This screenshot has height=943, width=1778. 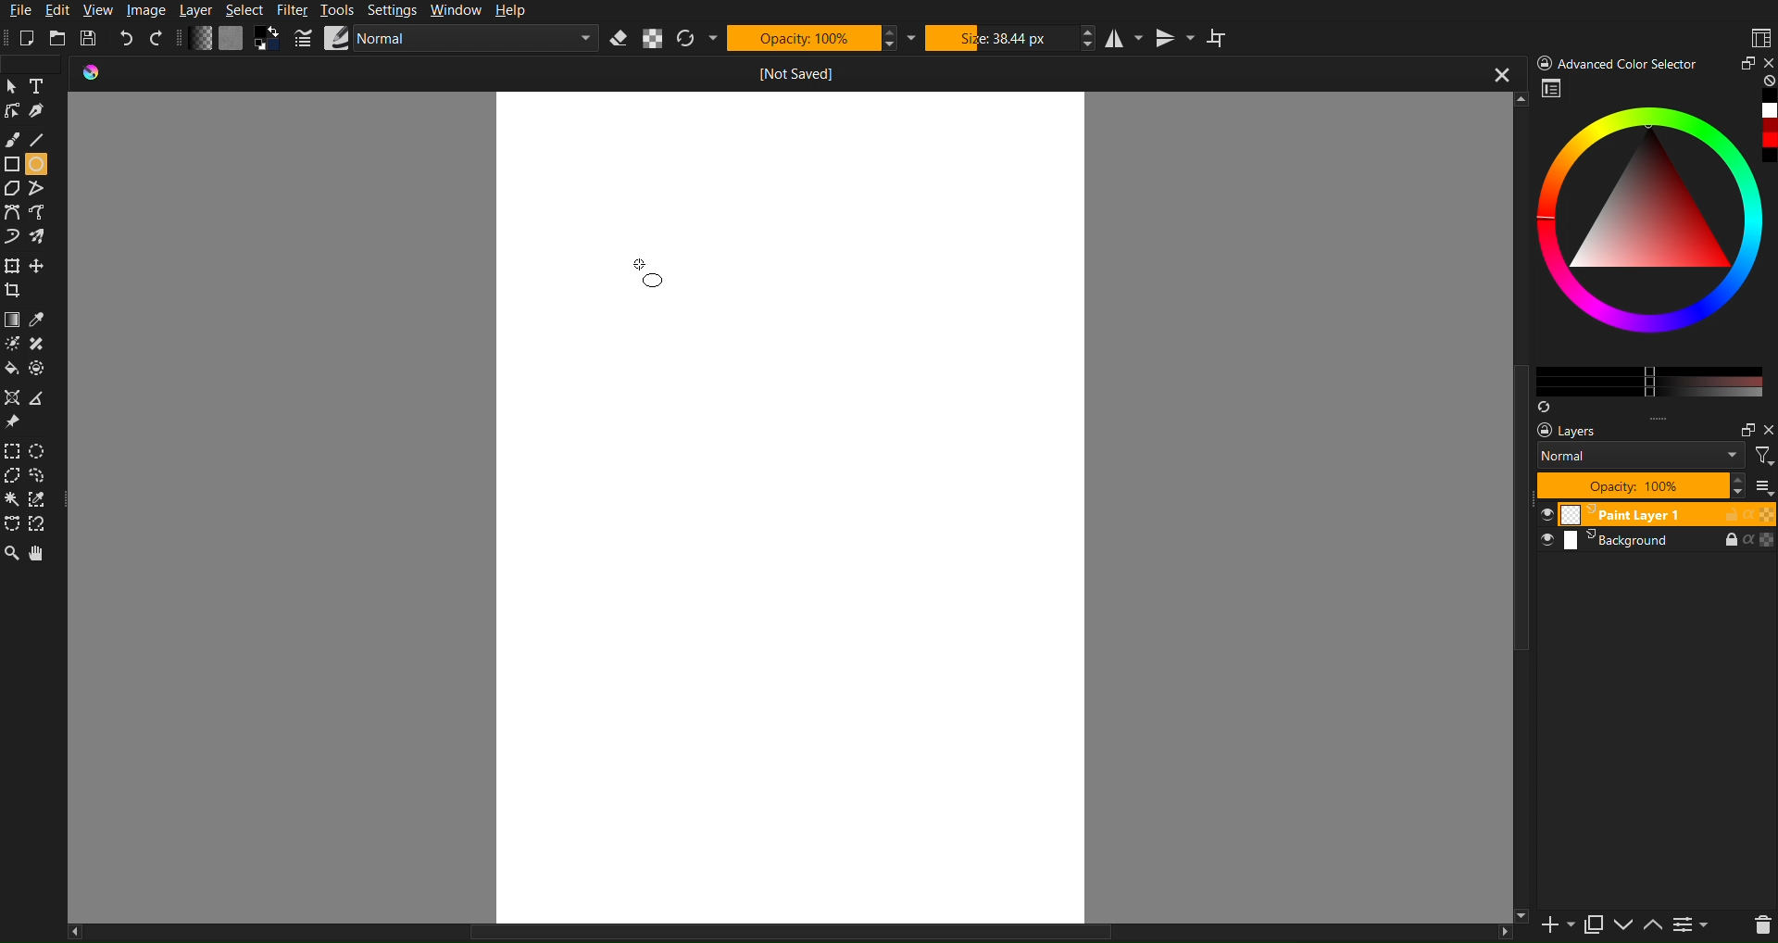 I want to click on Brush Tool, so click(x=12, y=140).